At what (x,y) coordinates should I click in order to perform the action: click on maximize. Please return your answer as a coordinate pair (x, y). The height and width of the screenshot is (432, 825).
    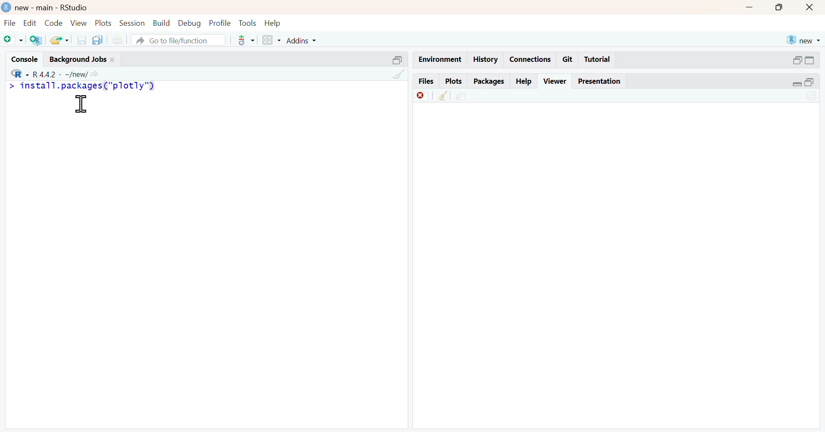
    Looking at the image, I should click on (815, 83).